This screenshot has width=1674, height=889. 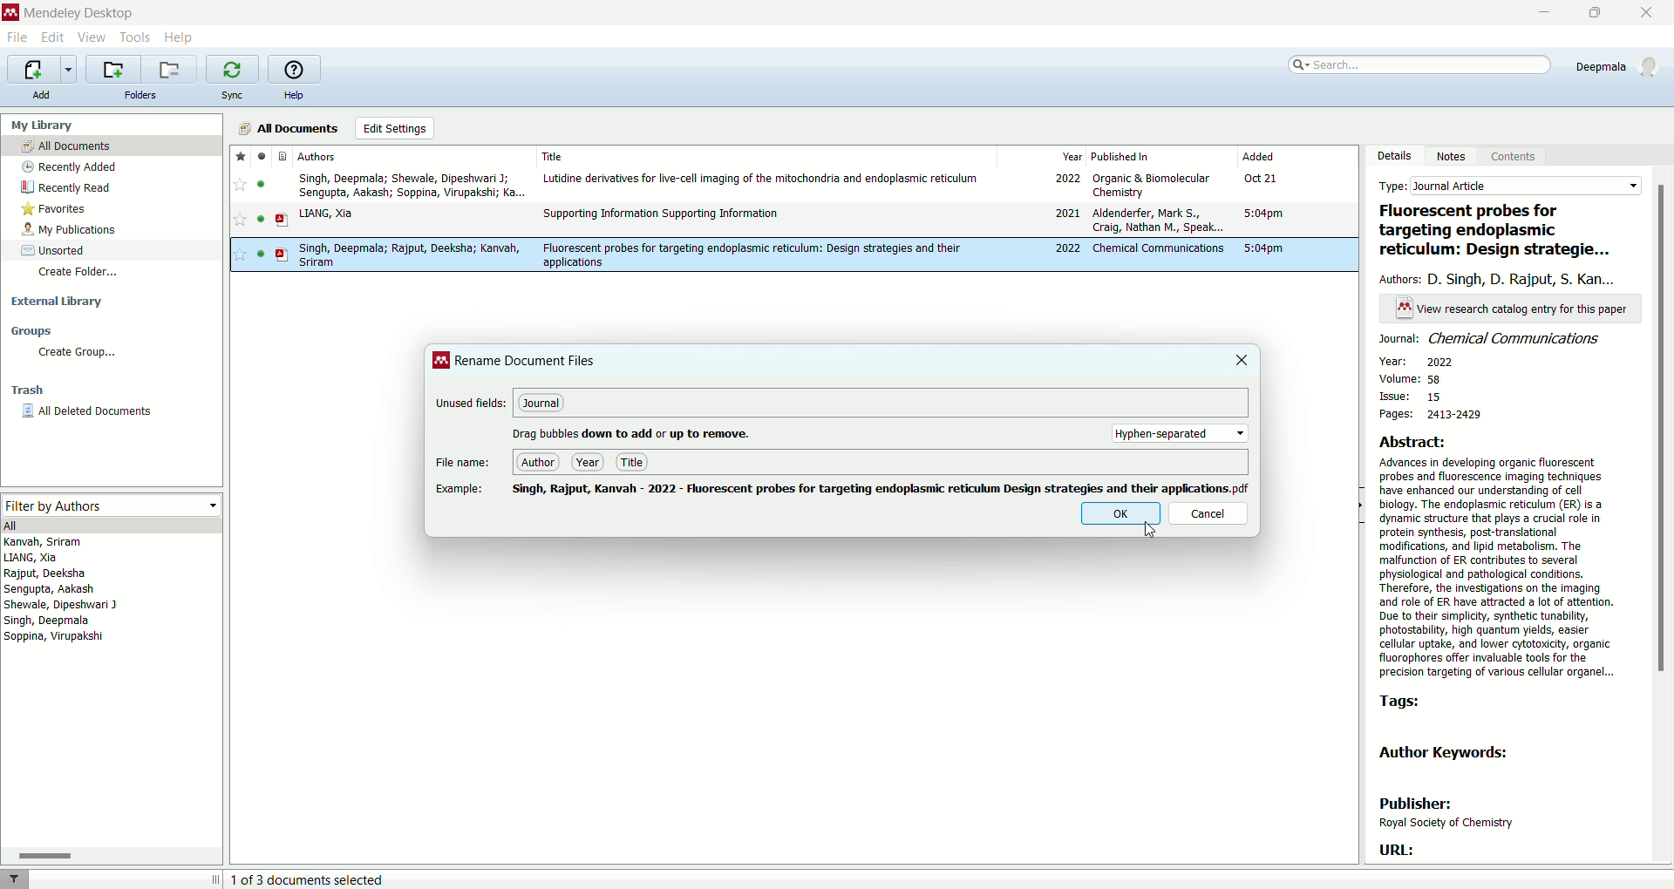 I want to click on groups, so click(x=31, y=333).